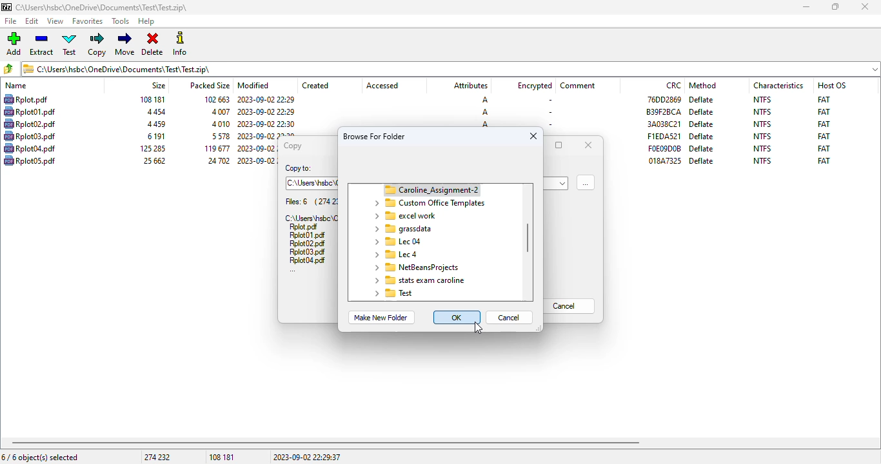 The width and height of the screenshot is (881, 464). Describe the element at coordinates (569, 306) in the screenshot. I see `cancel` at that location.